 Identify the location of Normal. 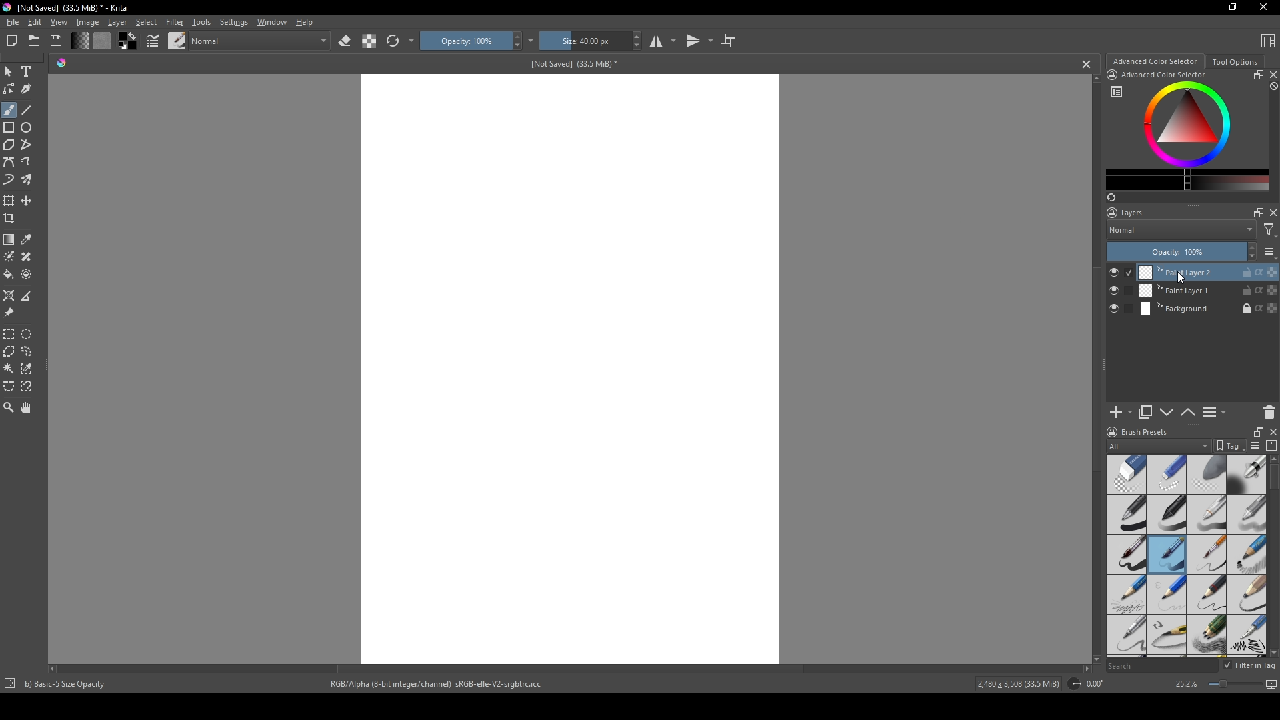
(1181, 229).